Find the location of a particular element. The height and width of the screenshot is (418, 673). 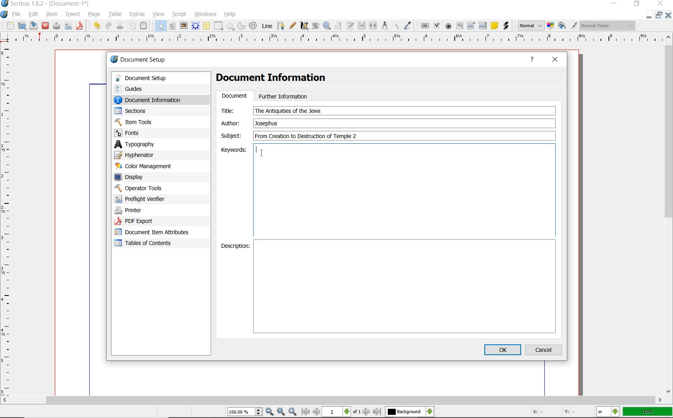

extras is located at coordinates (138, 14).